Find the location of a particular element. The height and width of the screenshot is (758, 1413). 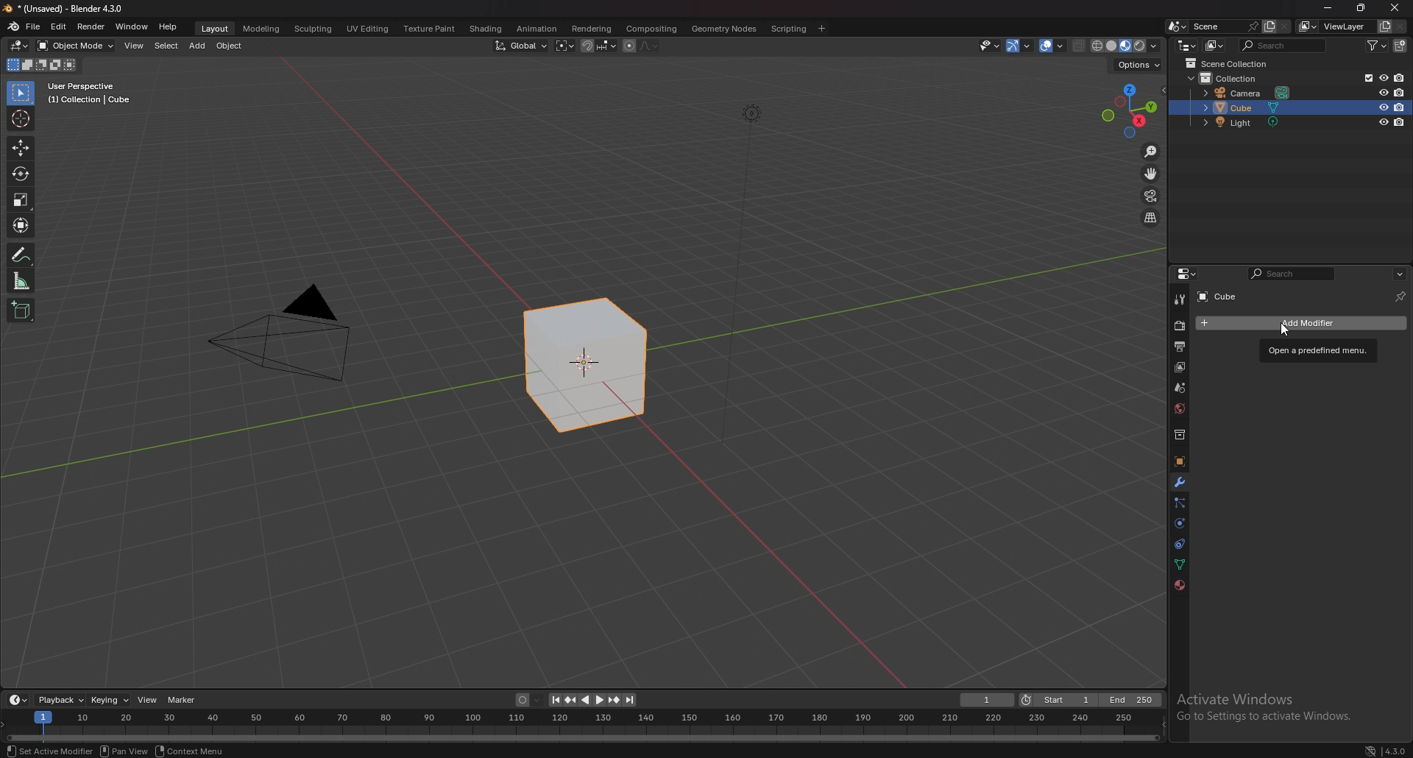

hide in viewport is located at coordinates (1382, 121).